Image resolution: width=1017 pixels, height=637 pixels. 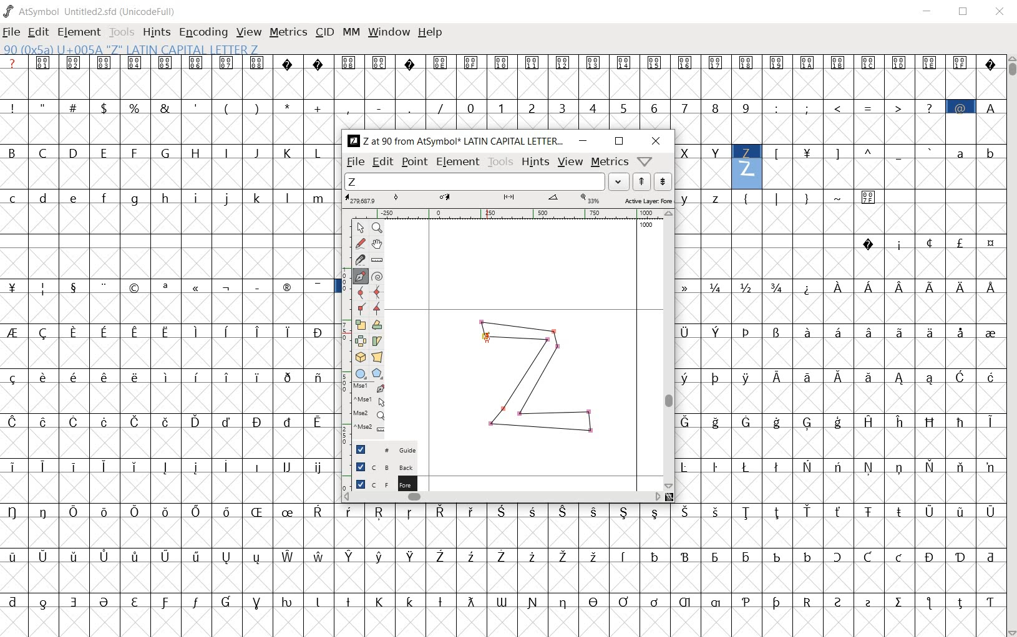 I want to click on polygon or star, so click(x=377, y=374).